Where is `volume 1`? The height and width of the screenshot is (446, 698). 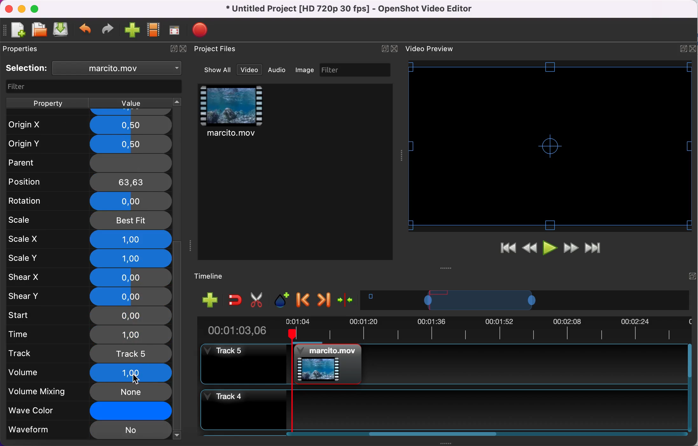
volume 1 is located at coordinates (87, 373).